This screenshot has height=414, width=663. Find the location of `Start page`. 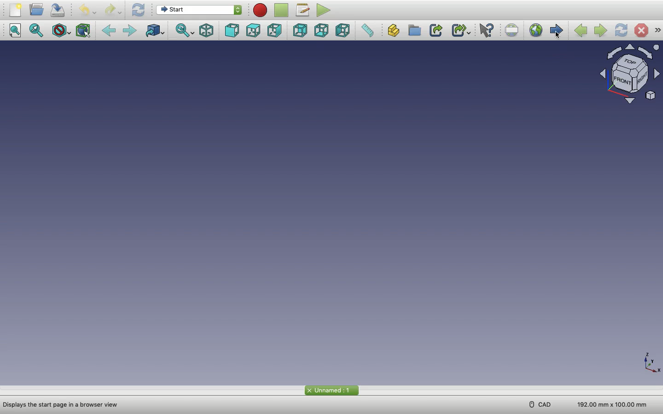

Start page is located at coordinates (556, 30).